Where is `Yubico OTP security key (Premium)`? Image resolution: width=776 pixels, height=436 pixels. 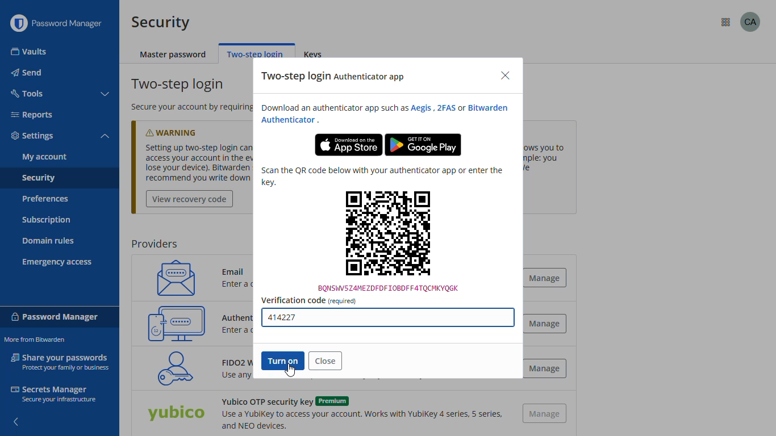
Yubico OTP security key (Premium) is located at coordinates (176, 414).